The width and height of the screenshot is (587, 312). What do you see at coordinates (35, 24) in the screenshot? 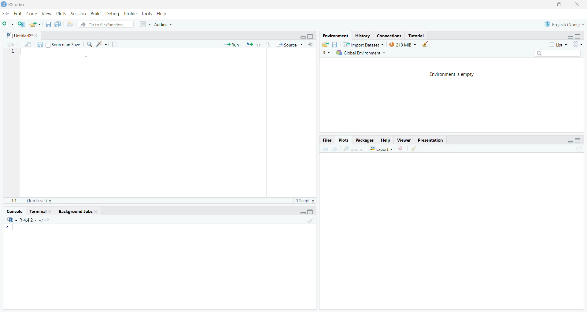
I see `Open an existing file` at bounding box center [35, 24].